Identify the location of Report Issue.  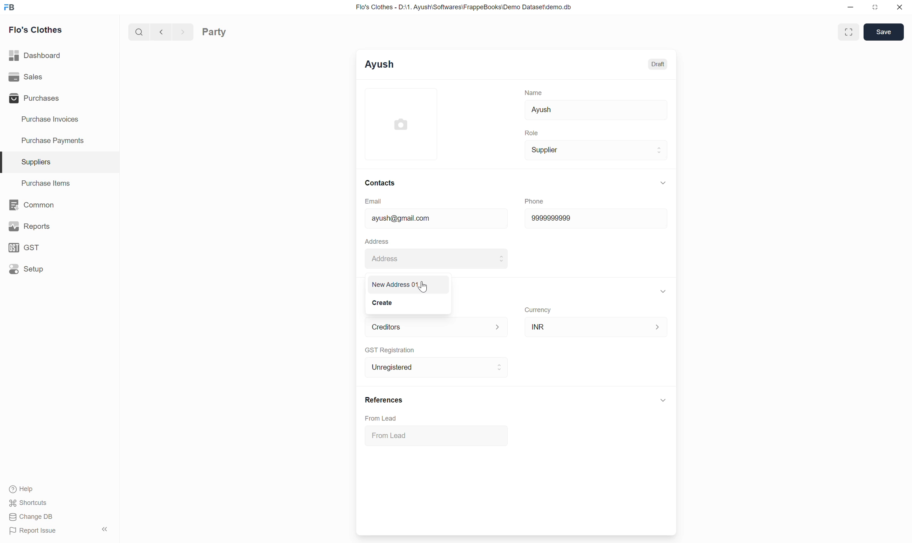
(34, 531).